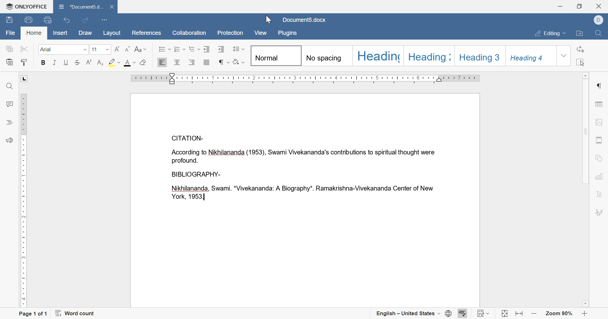 The height and width of the screenshot is (319, 608). Describe the element at coordinates (193, 48) in the screenshot. I see `multilevel list` at that location.